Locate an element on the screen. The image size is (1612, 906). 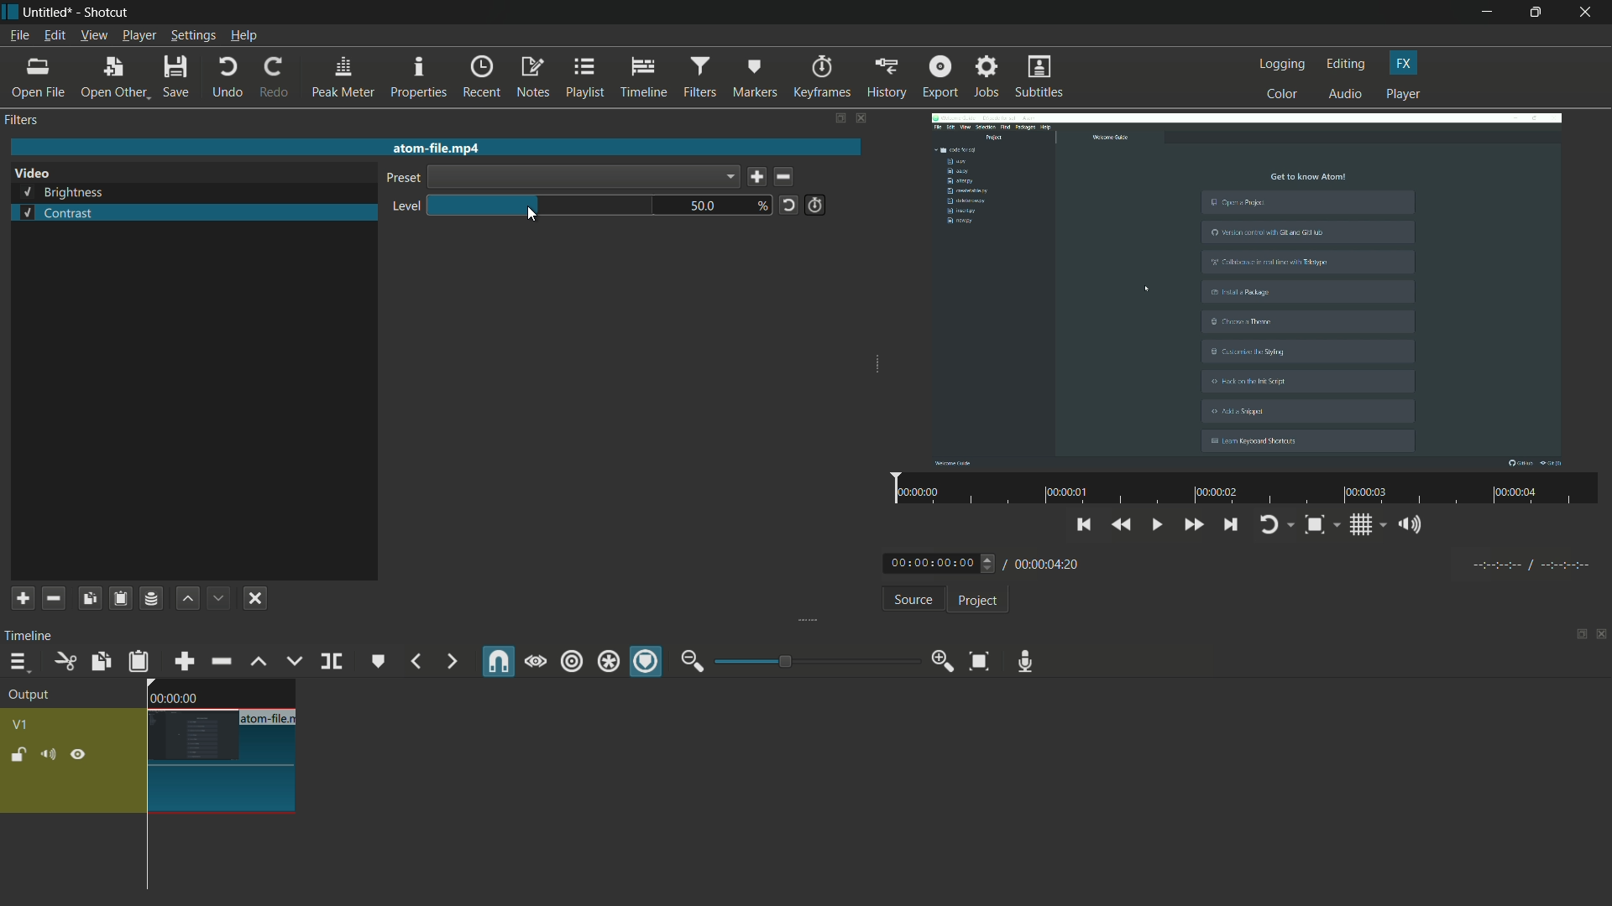
export is located at coordinates (939, 76).